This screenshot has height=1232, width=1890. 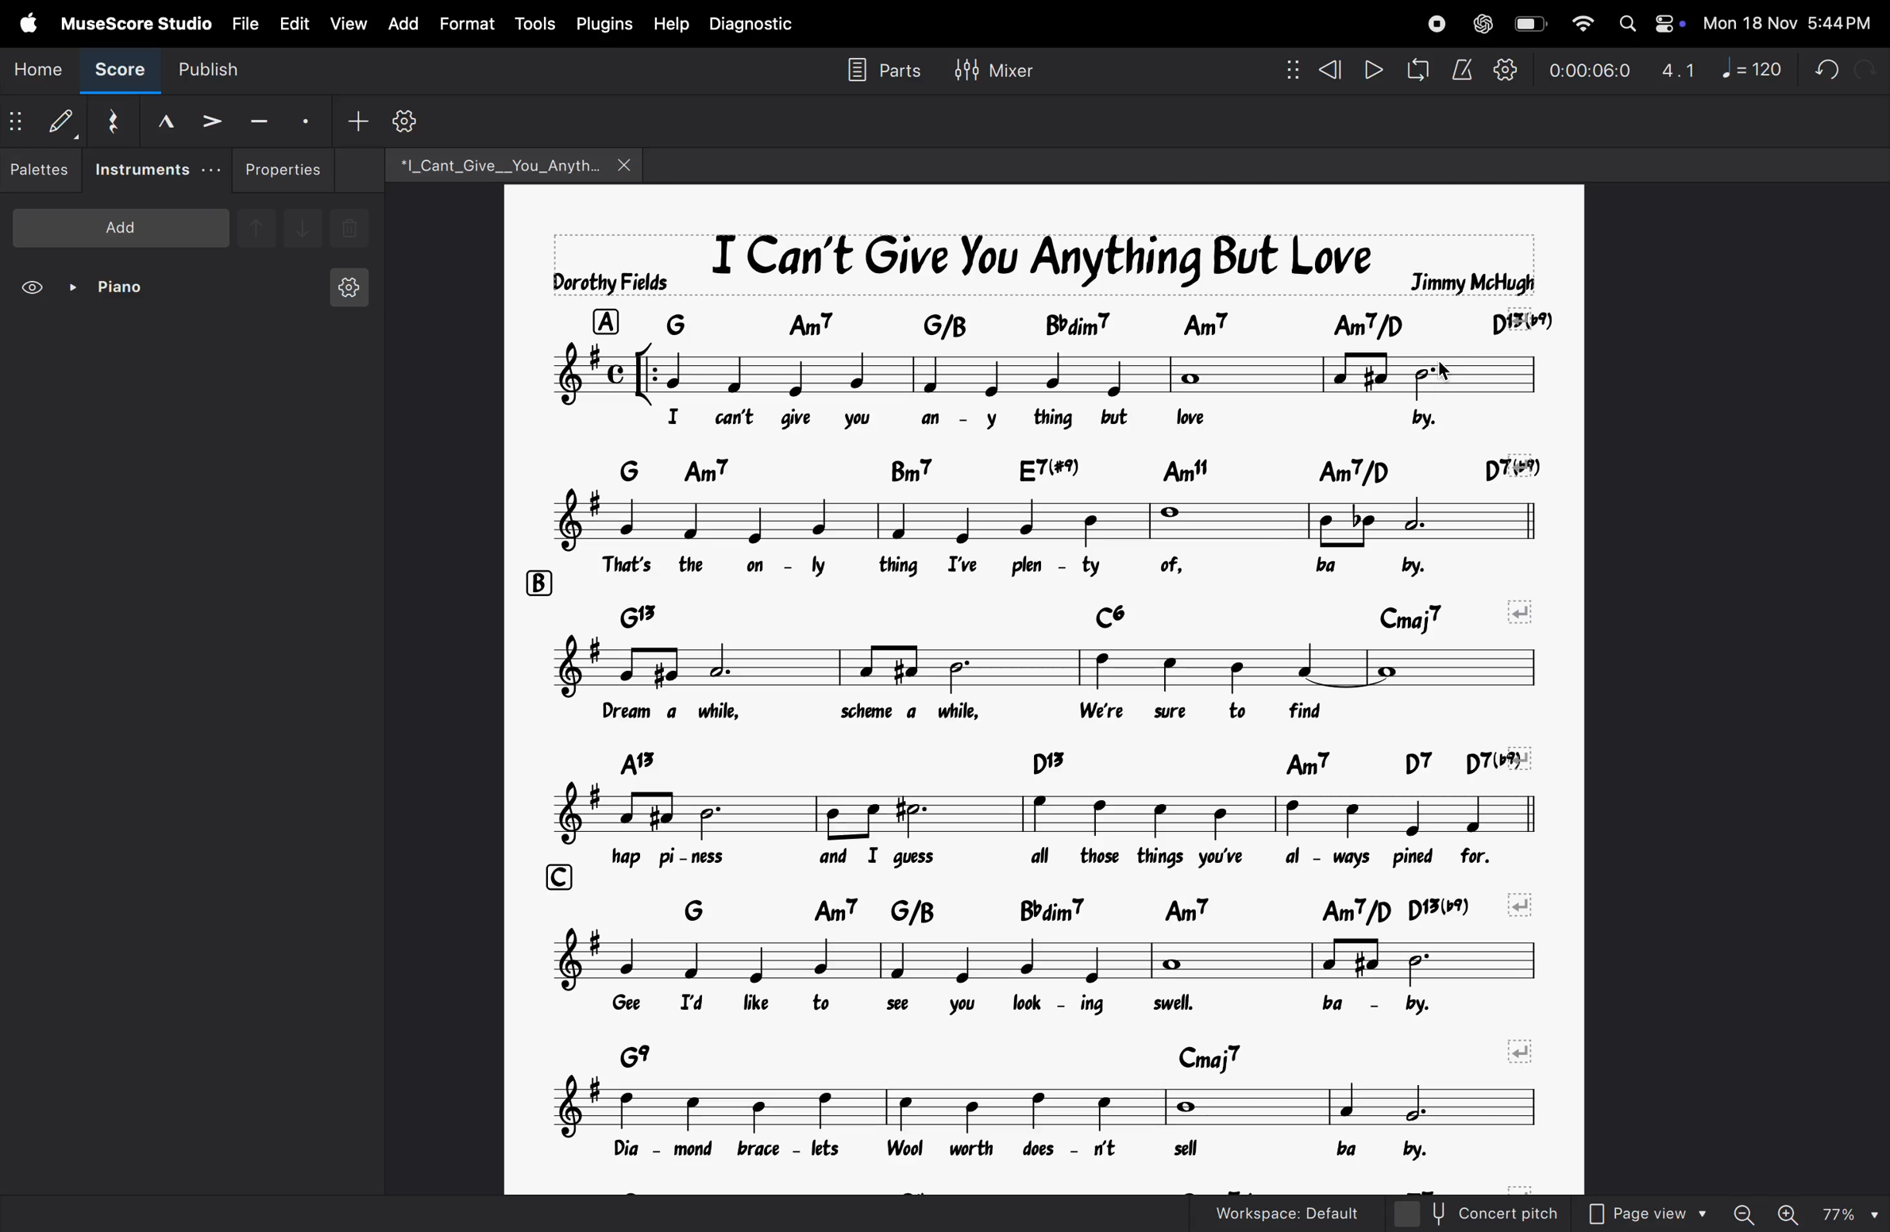 What do you see at coordinates (1445, 375) in the screenshot?
I see `cursor` at bounding box center [1445, 375].